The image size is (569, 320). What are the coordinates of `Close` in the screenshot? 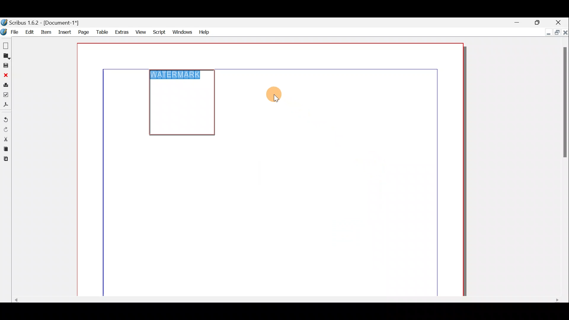 It's located at (565, 32).